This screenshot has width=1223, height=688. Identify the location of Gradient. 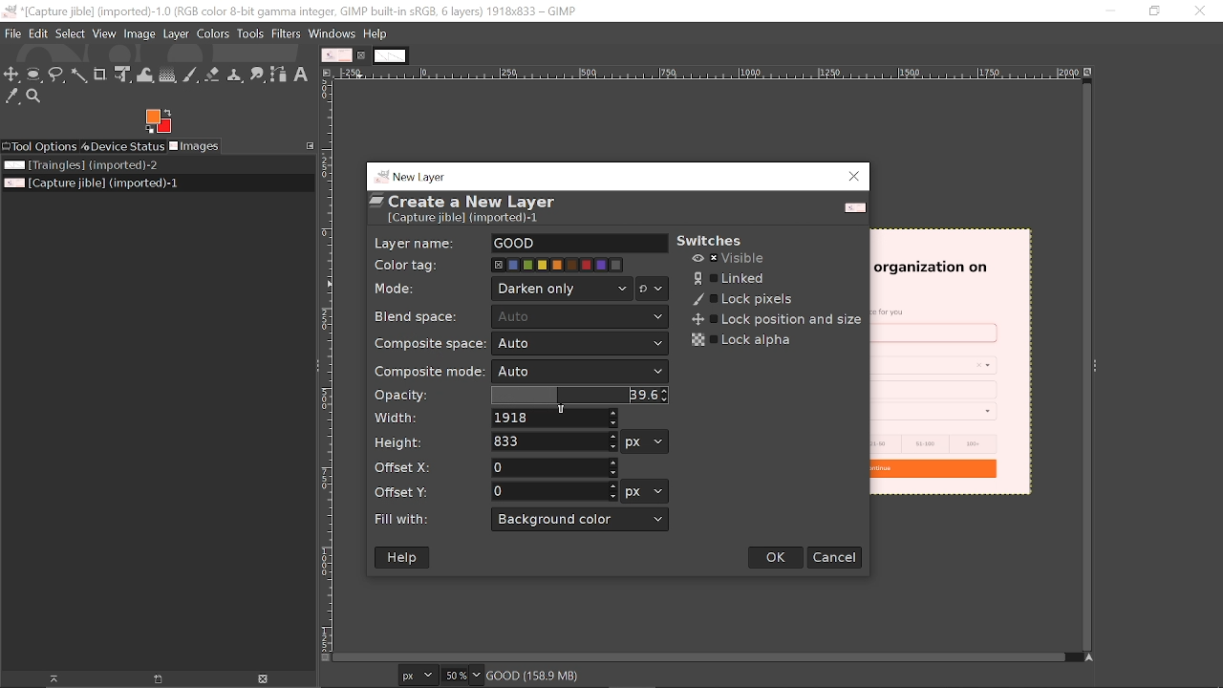
(167, 75).